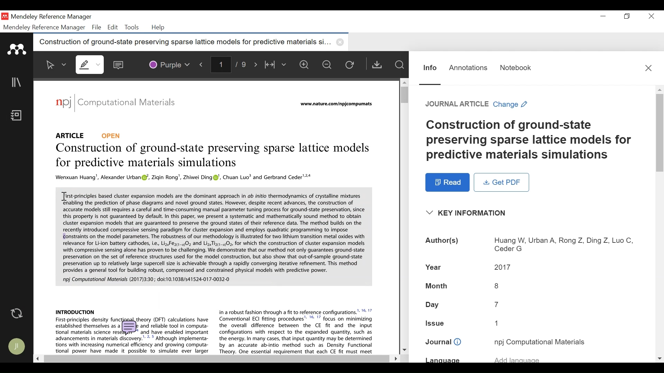  I want to click on Get PDF, so click(501, 182).